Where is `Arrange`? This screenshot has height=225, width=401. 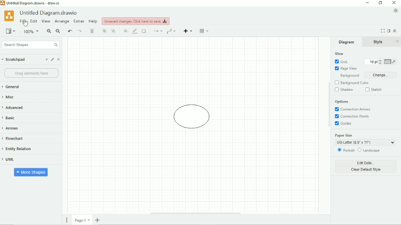
Arrange is located at coordinates (62, 22).